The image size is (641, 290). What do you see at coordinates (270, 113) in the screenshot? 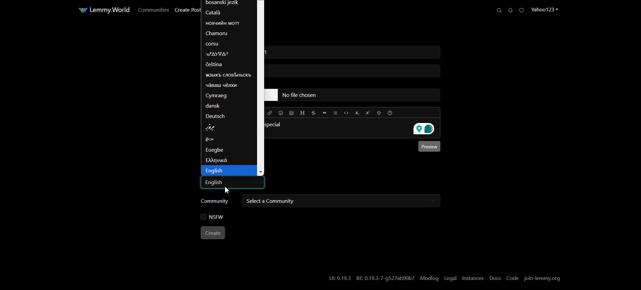
I see `Hyperlink` at bounding box center [270, 113].